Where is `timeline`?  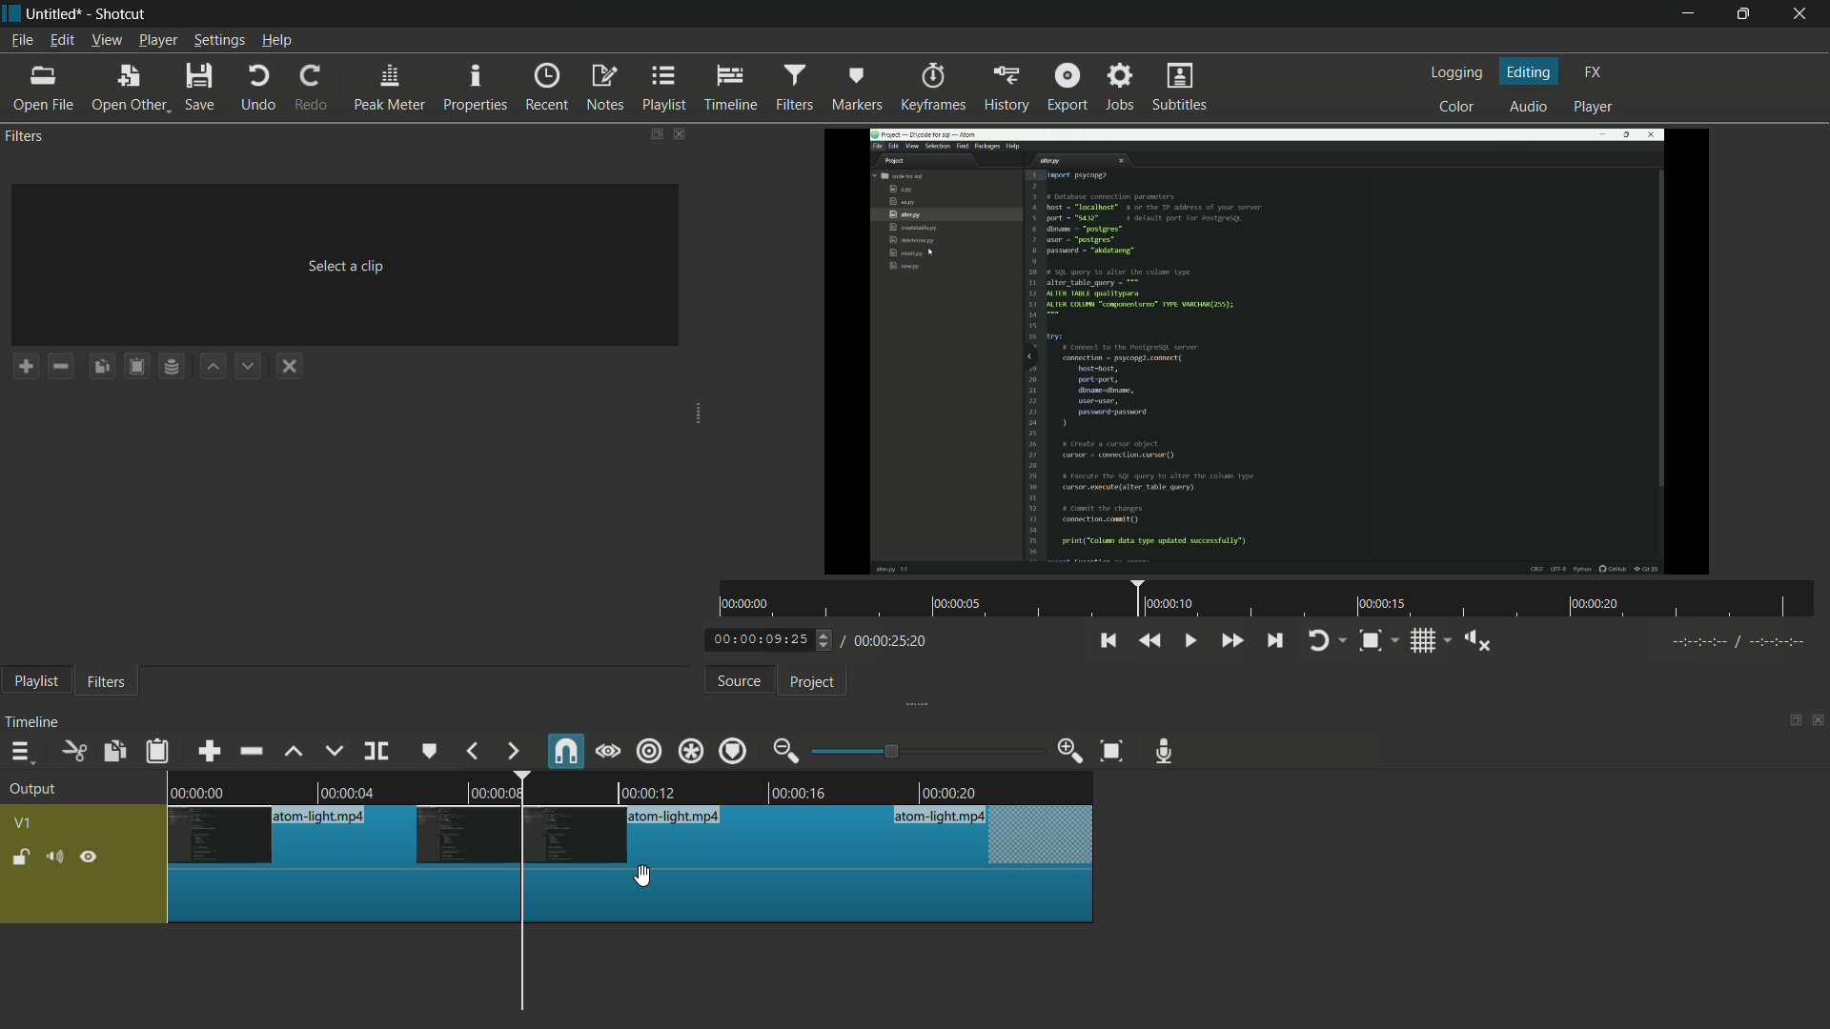 timeline is located at coordinates (734, 89).